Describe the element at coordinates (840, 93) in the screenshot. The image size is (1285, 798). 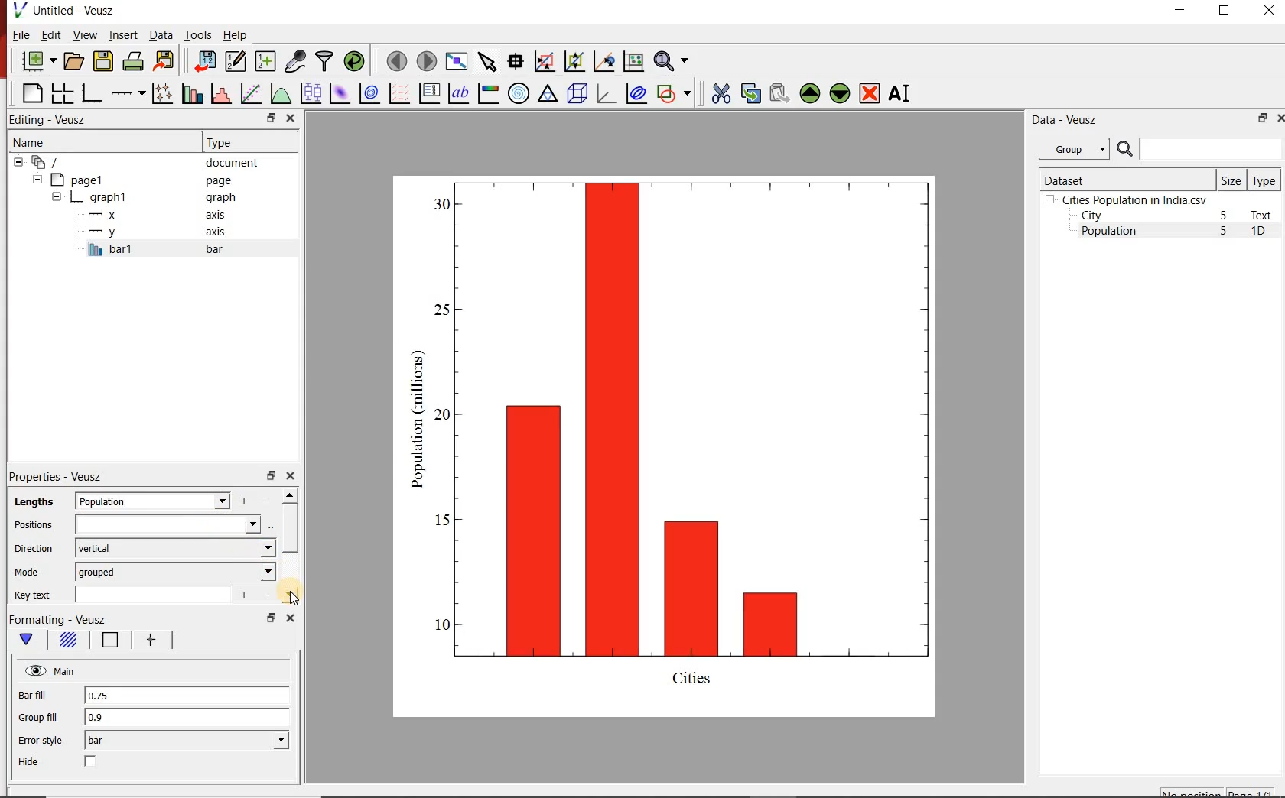
I see `move the selected widget down` at that location.